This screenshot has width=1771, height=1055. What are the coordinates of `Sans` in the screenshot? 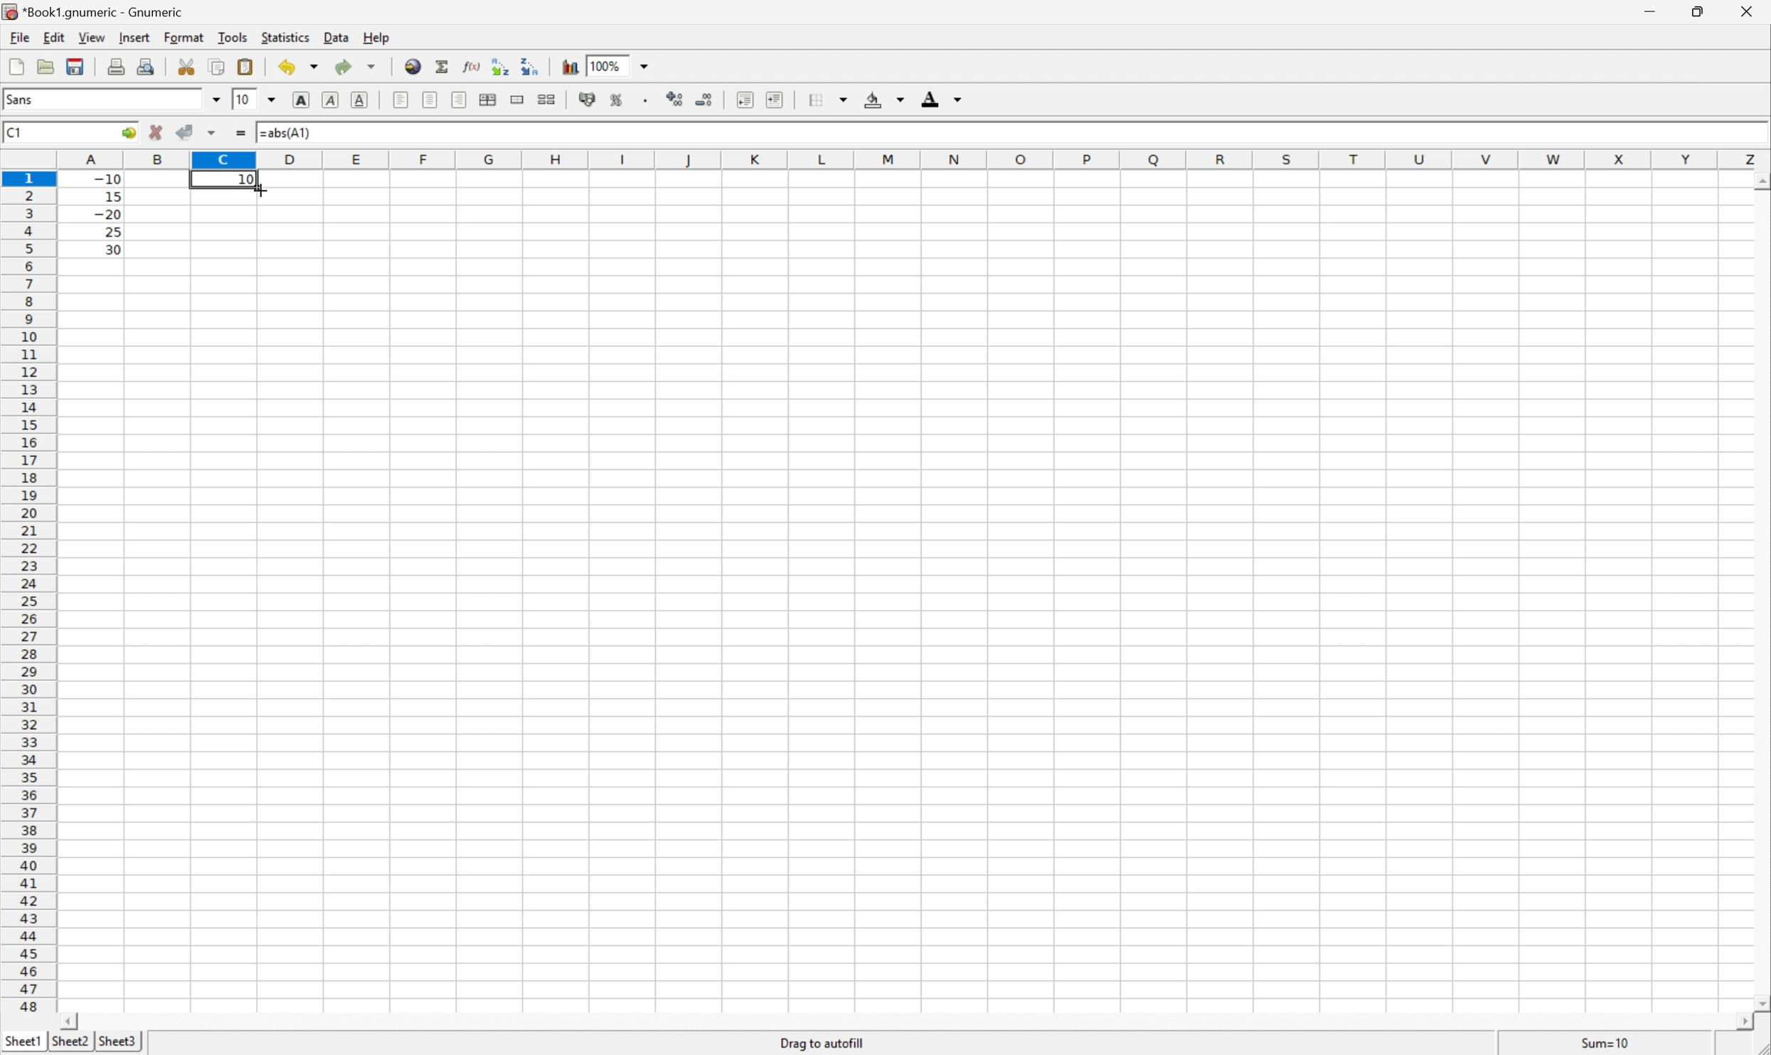 It's located at (22, 99).